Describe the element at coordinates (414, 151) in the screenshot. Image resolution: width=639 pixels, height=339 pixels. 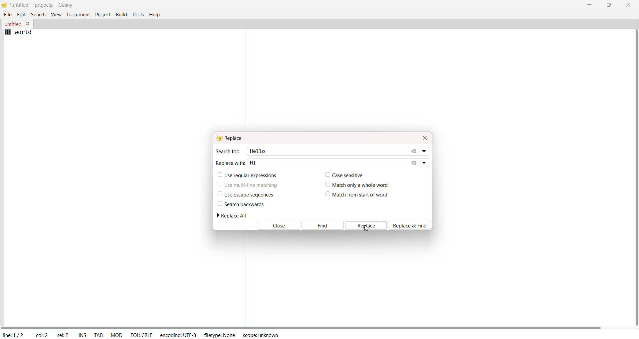
I see `clear search` at that location.